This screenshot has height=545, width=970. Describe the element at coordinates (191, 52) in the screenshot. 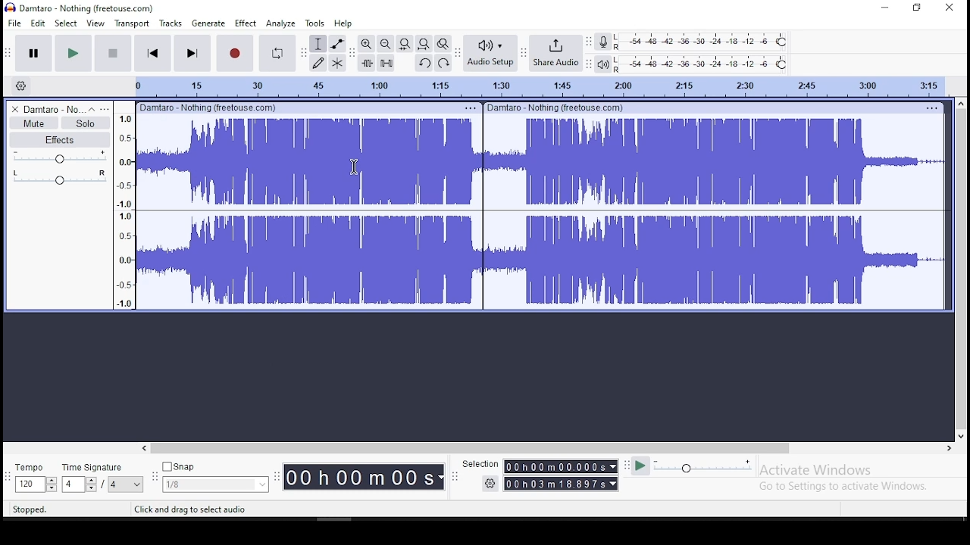

I see `skip to end` at that location.